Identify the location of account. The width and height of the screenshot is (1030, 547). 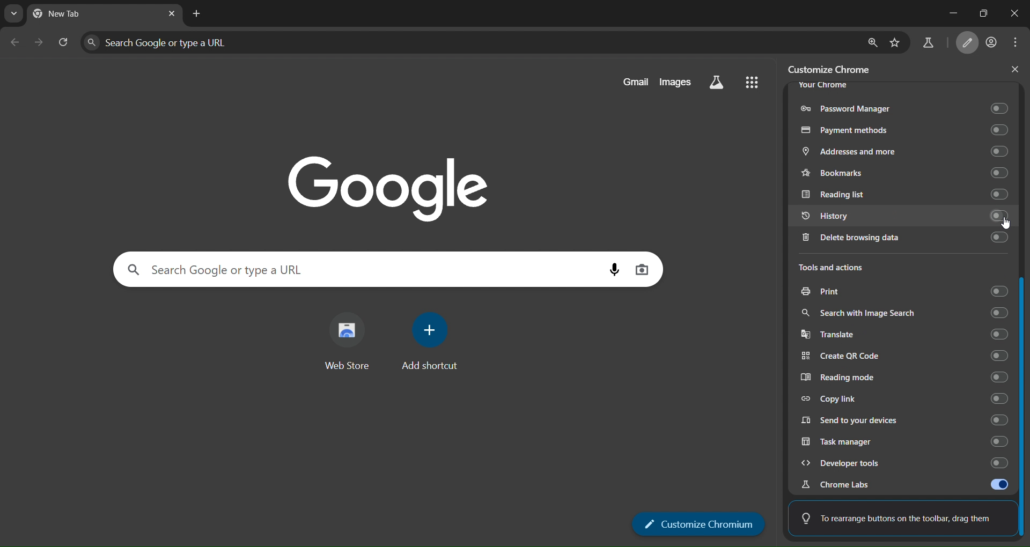
(992, 43).